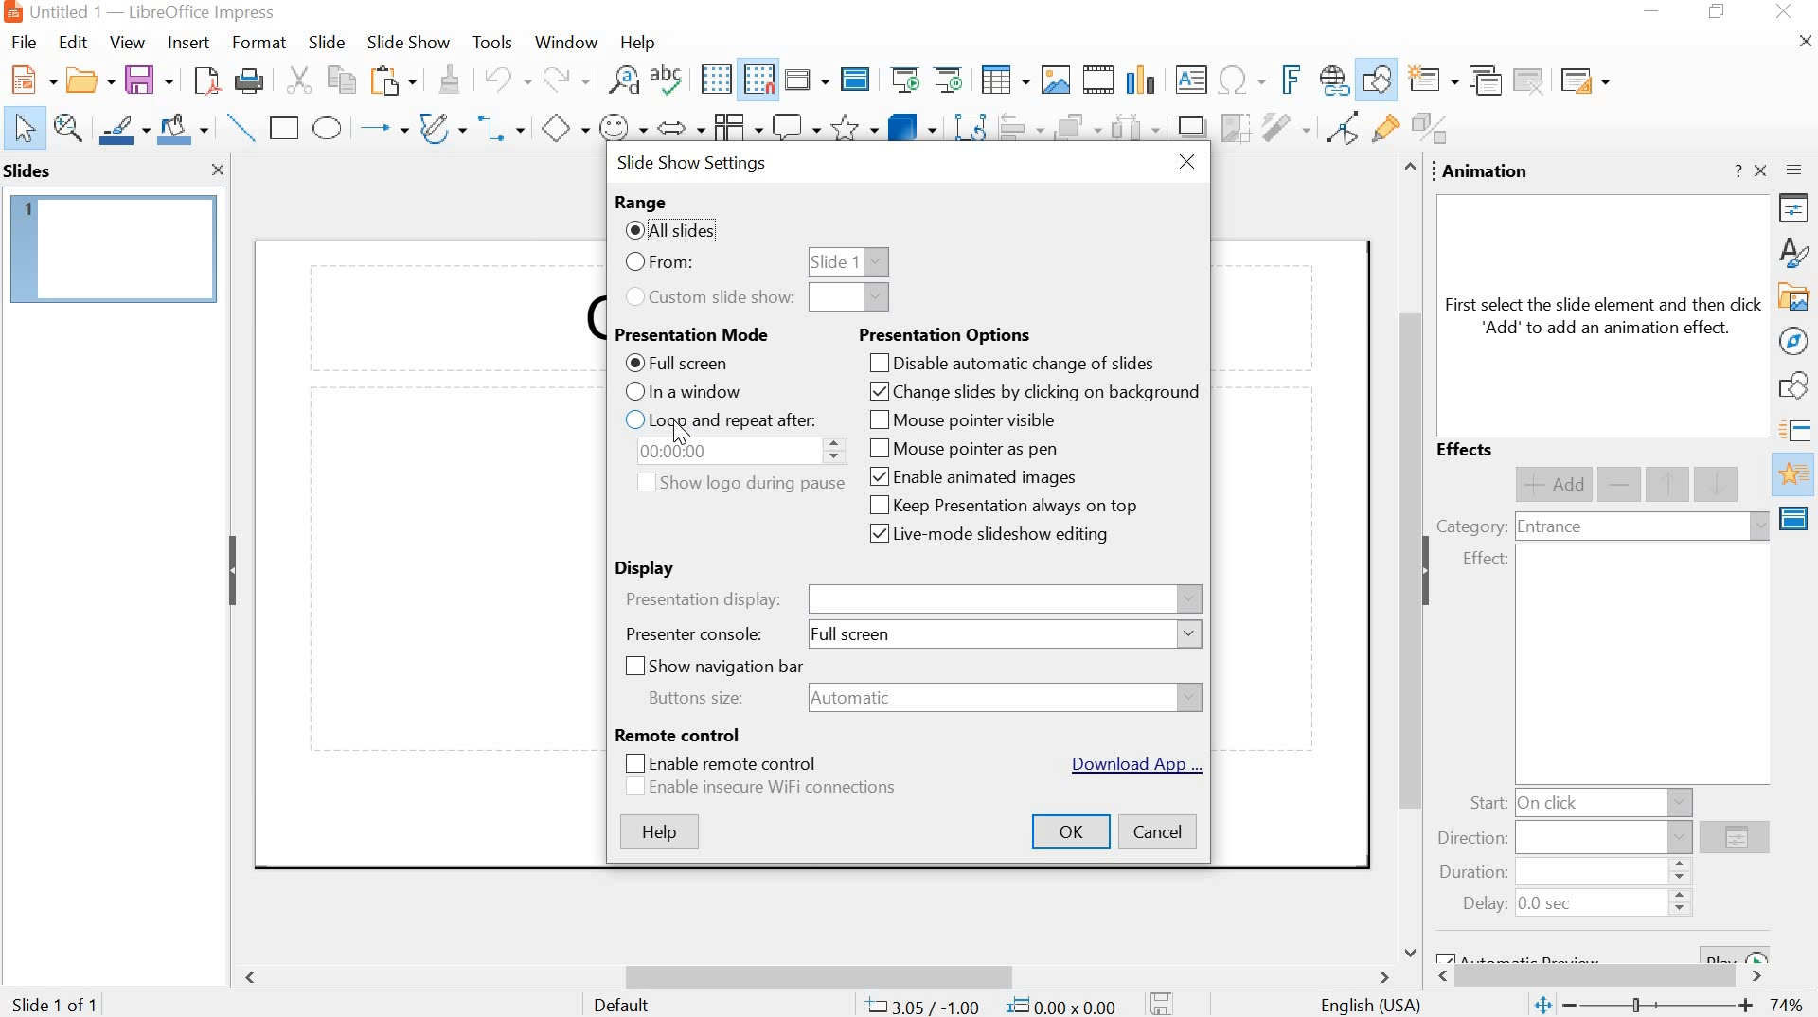 Image resolution: width=1818 pixels, height=1017 pixels. I want to click on flowchart, so click(735, 128).